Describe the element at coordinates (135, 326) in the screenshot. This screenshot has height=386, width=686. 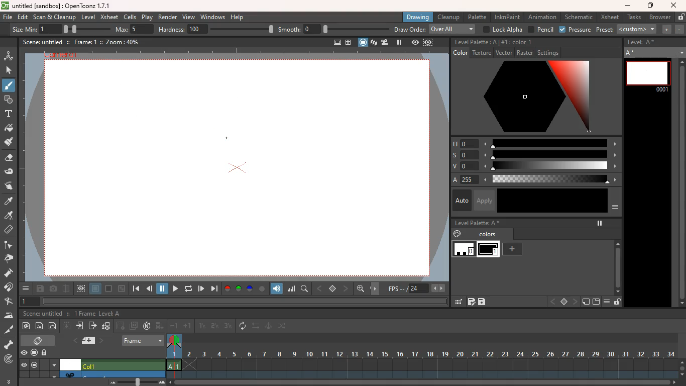
I see `screens` at that location.